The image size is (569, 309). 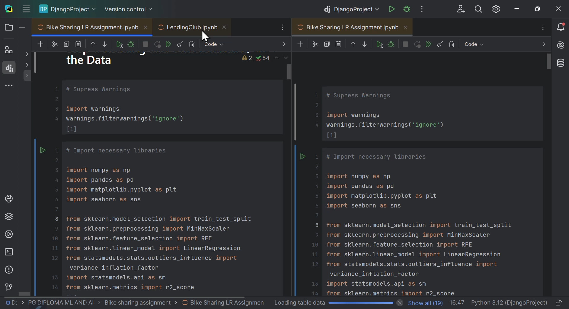 I want to click on restart kernel, so click(x=417, y=44).